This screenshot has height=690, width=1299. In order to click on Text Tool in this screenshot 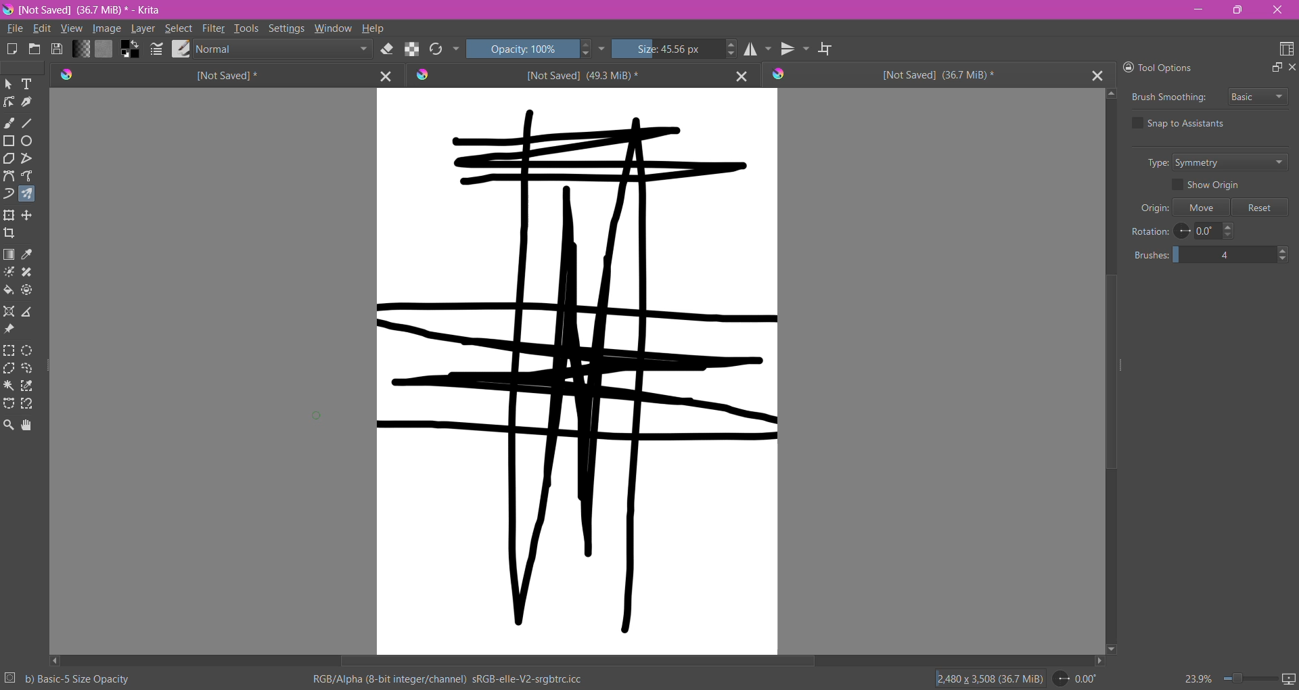, I will do `click(27, 85)`.